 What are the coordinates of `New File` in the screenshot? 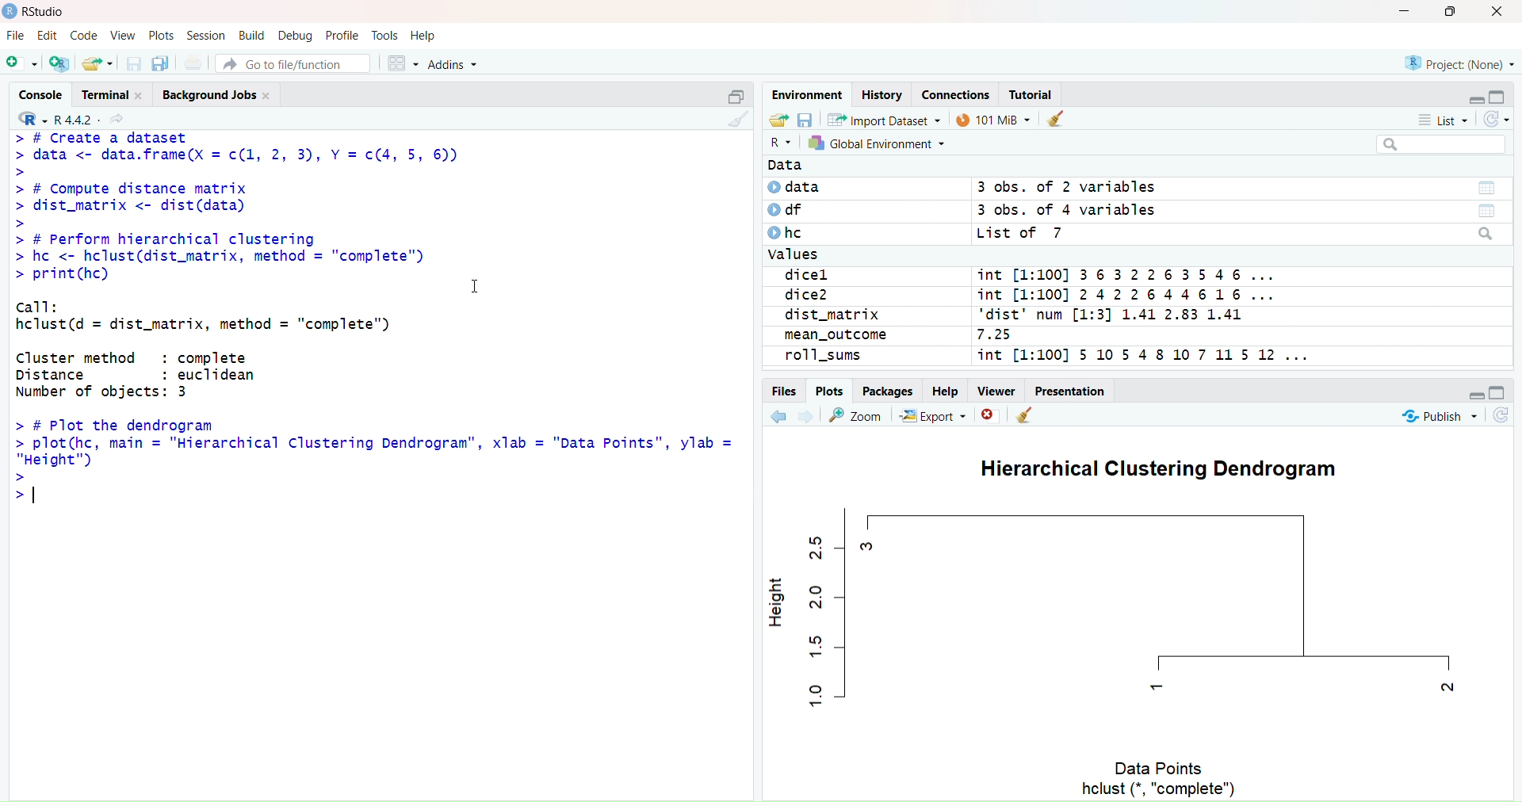 It's located at (21, 62).